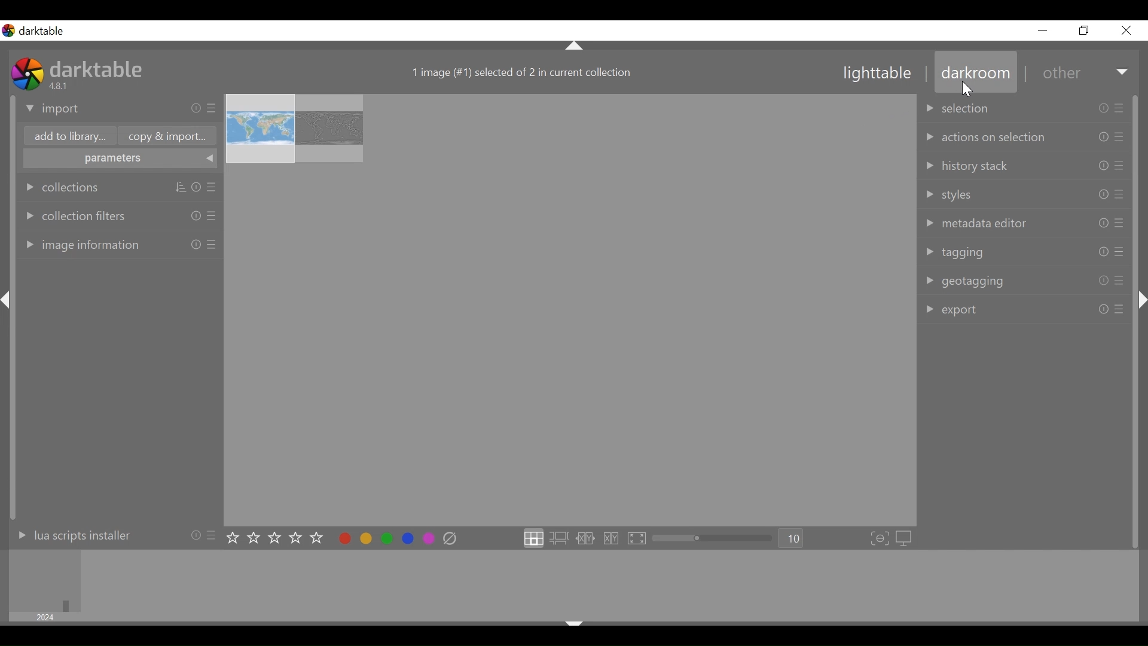  Describe the element at coordinates (637, 539) in the screenshot. I see `click to enter full preview layout` at that location.